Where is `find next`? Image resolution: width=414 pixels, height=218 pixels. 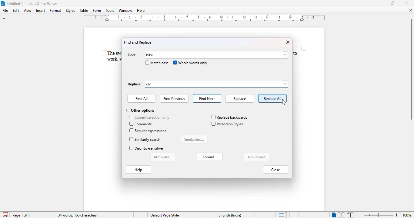
find next is located at coordinates (207, 98).